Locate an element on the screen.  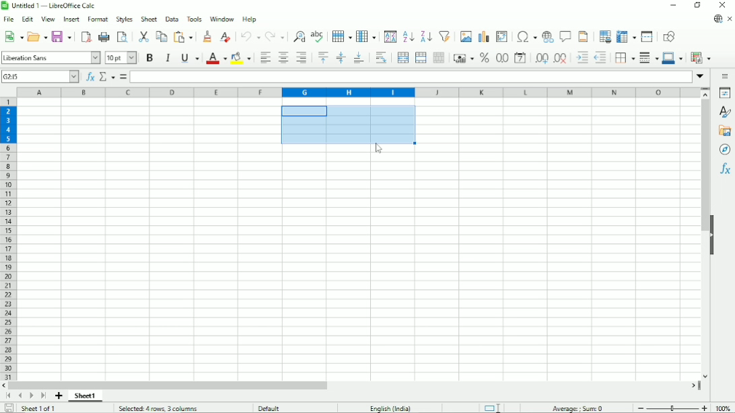
Window is located at coordinates (222, 20).